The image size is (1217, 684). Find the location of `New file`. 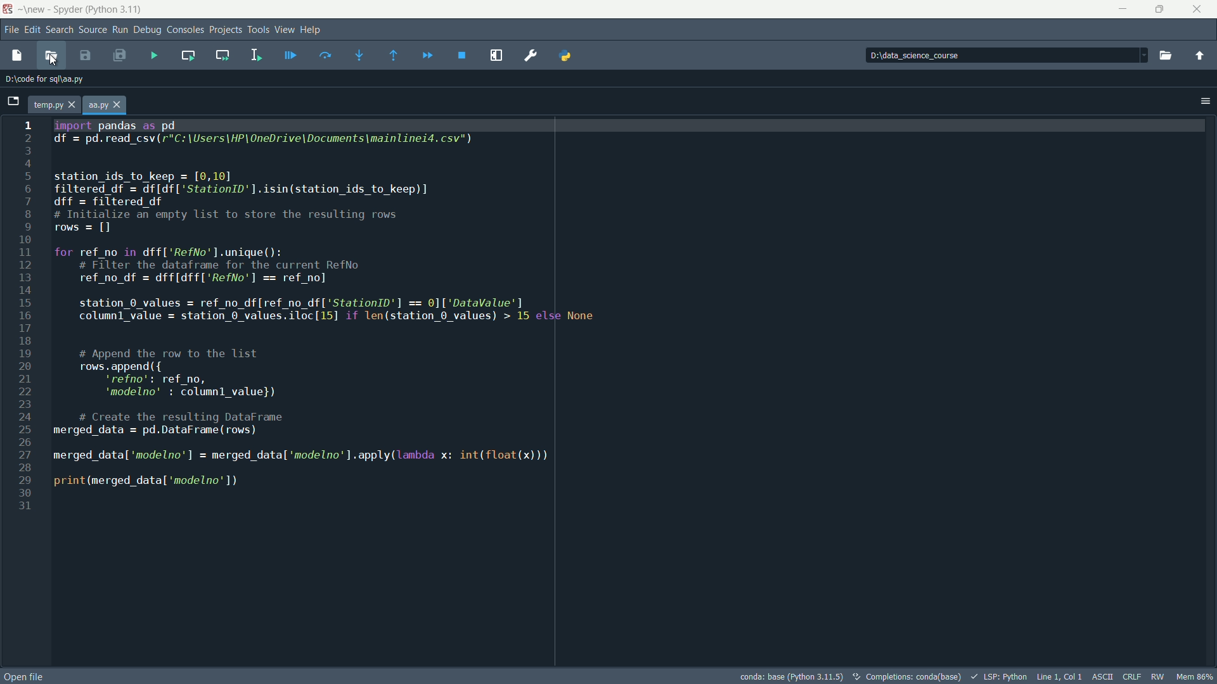

New file is located at coordinates (17, 56).